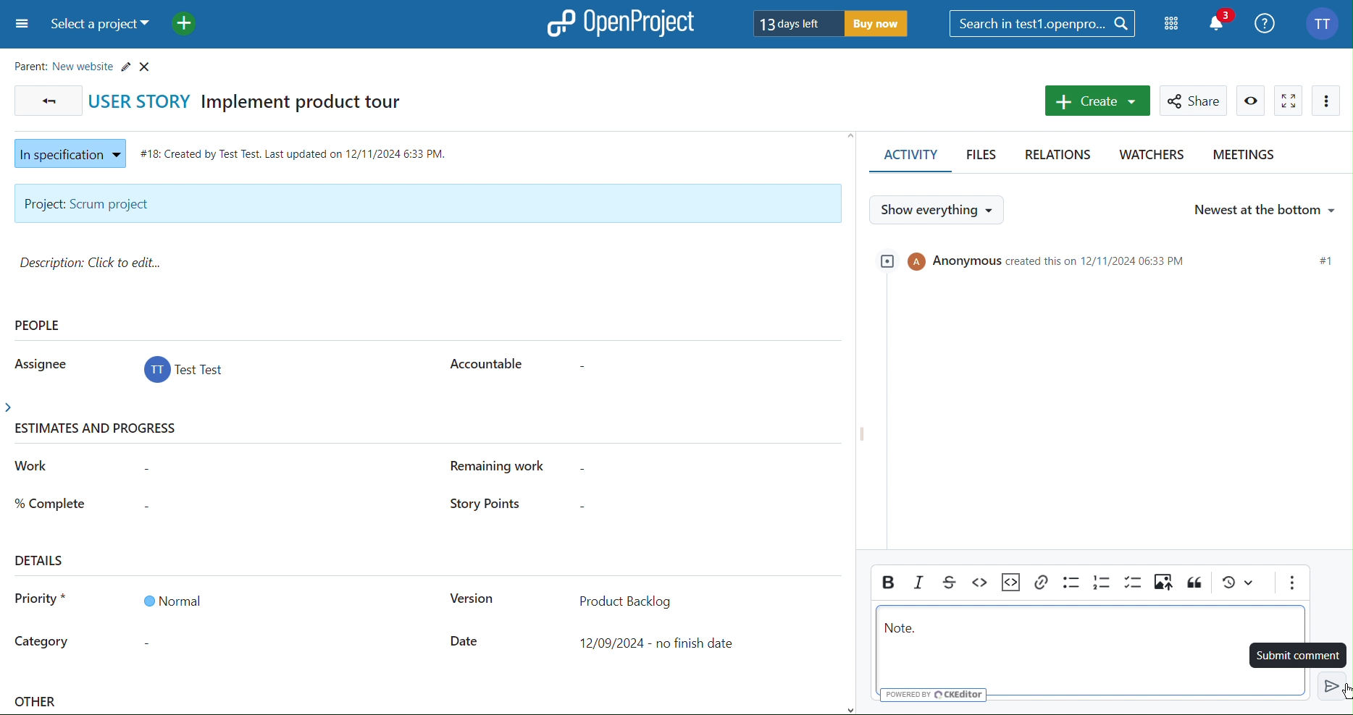  I want to click on In specification, so click(67, 151).